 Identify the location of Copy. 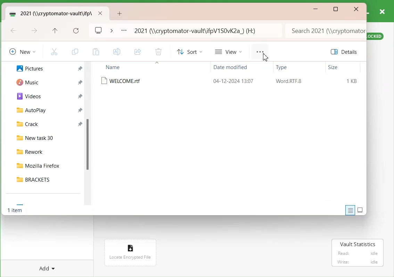
(75, 52).